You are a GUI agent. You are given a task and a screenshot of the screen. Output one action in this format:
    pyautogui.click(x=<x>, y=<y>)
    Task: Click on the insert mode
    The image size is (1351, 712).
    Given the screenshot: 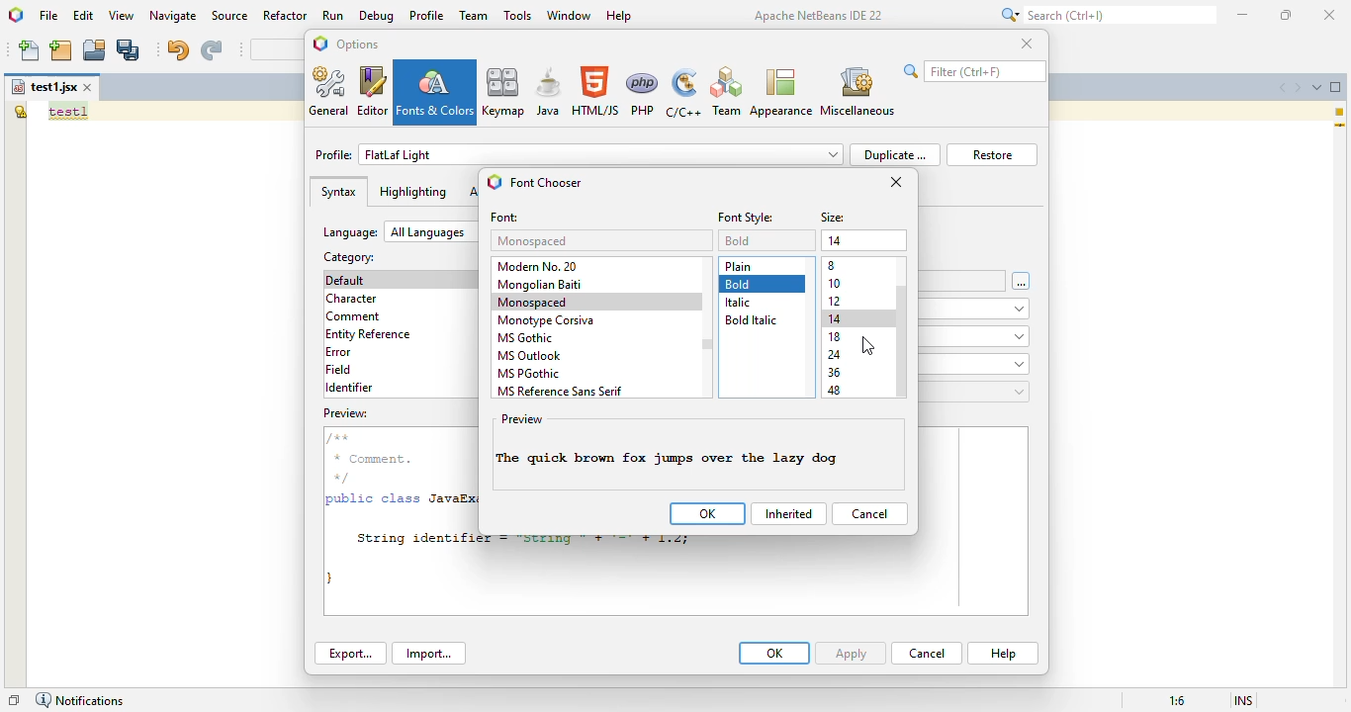 What is the action you would take?
    pyautogui.click(x=1244, y=701)
    